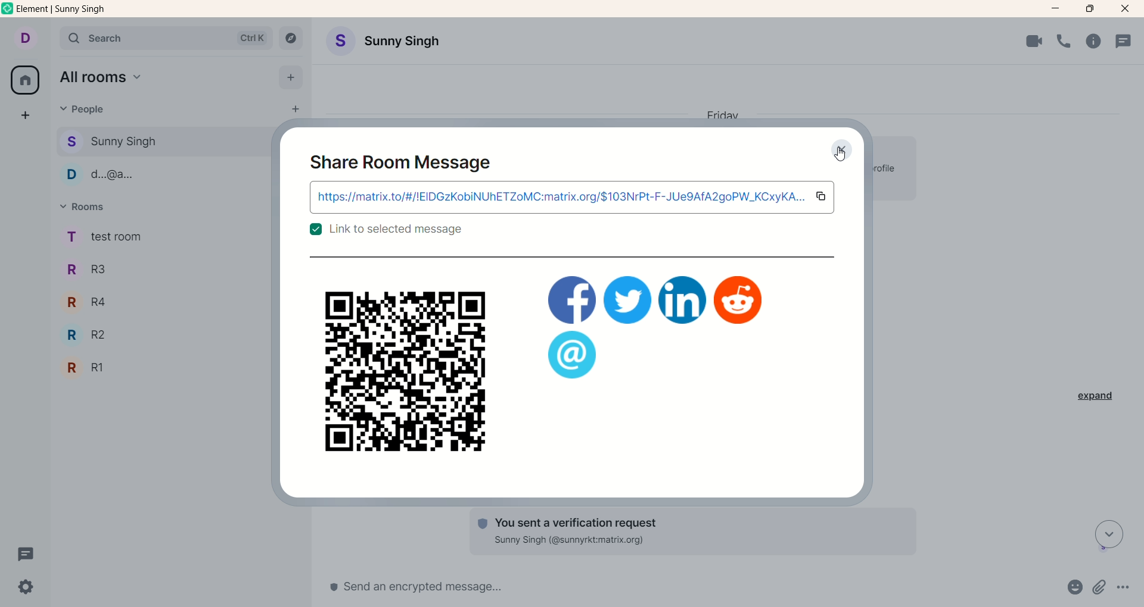  What do you see at coordinates (61, 11) in the screenshot?
I see `element` at bounding box center [61, 11].